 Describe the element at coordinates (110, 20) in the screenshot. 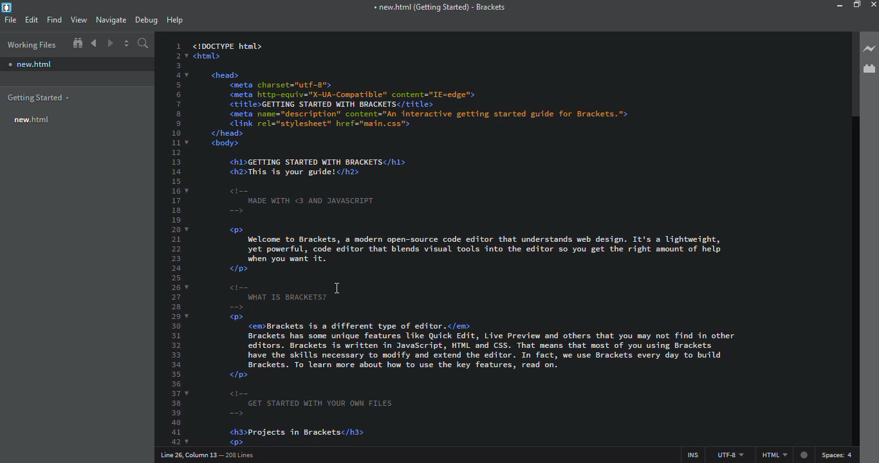

I see `navigate` at that location.